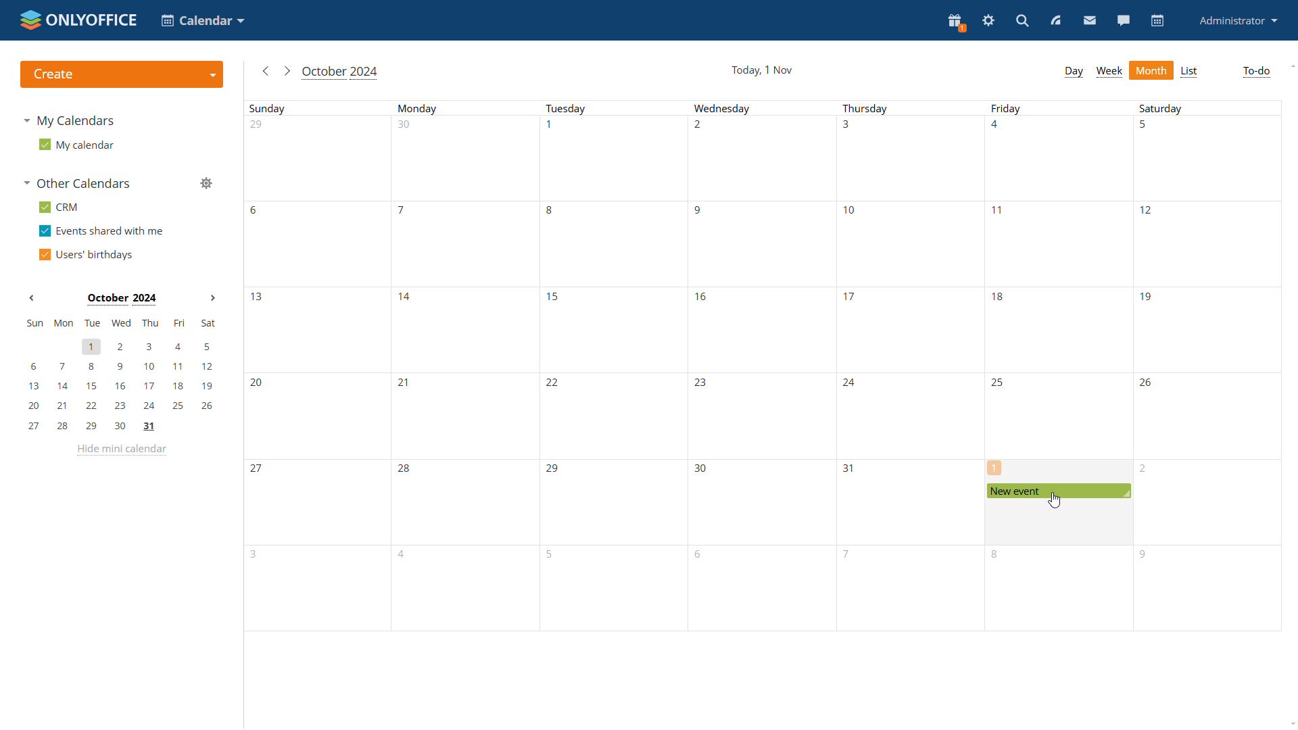 This screenshot has width=1298, height=730. Describe the element at coordinates (32, 299) in the screenshot. I see `Previous month` at that location.